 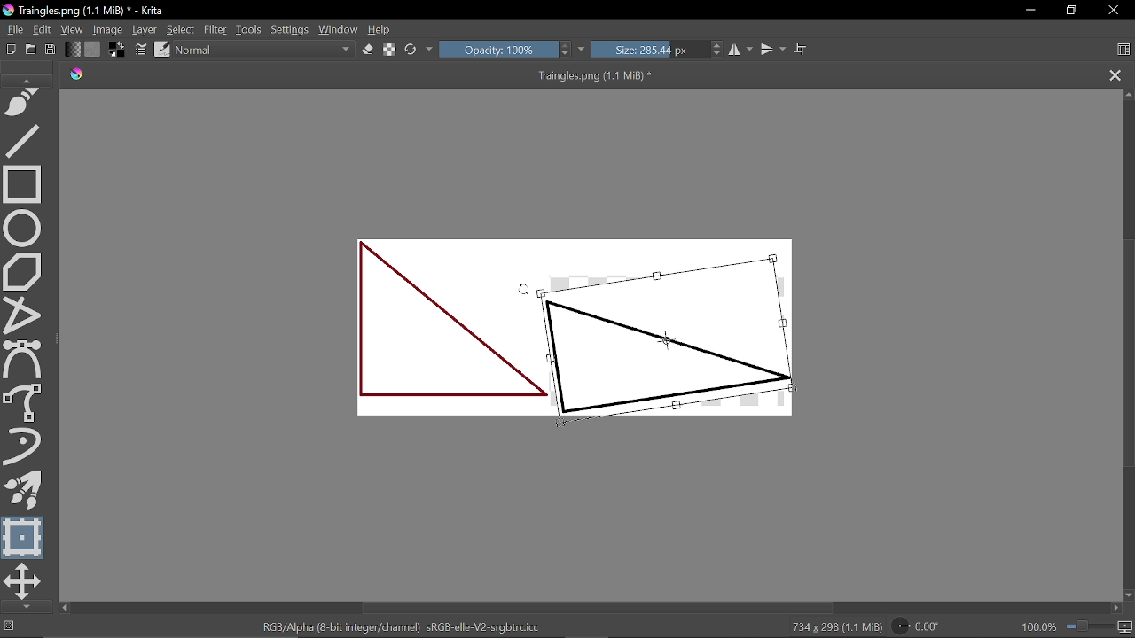 What do you see at coordinates (391, 50) in the screenshot?
I see `Preserve alpha` at bounding box center [391, 50].